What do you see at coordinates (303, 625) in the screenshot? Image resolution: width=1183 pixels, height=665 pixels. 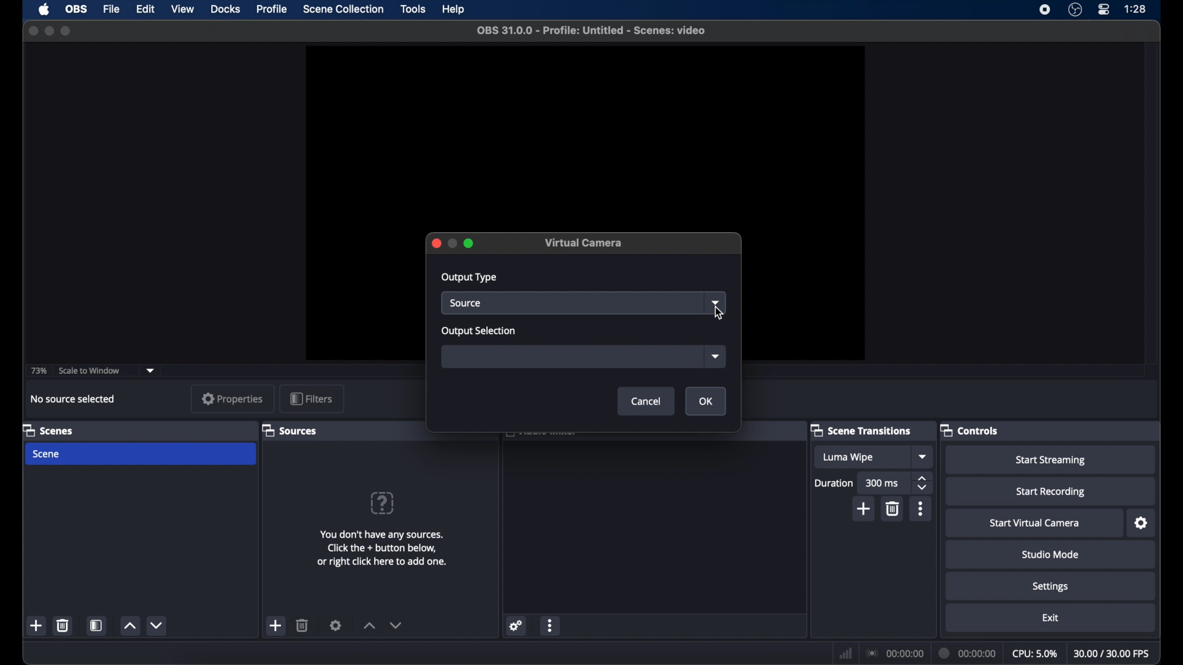 I see `delete` at bounding box center [303, 625].